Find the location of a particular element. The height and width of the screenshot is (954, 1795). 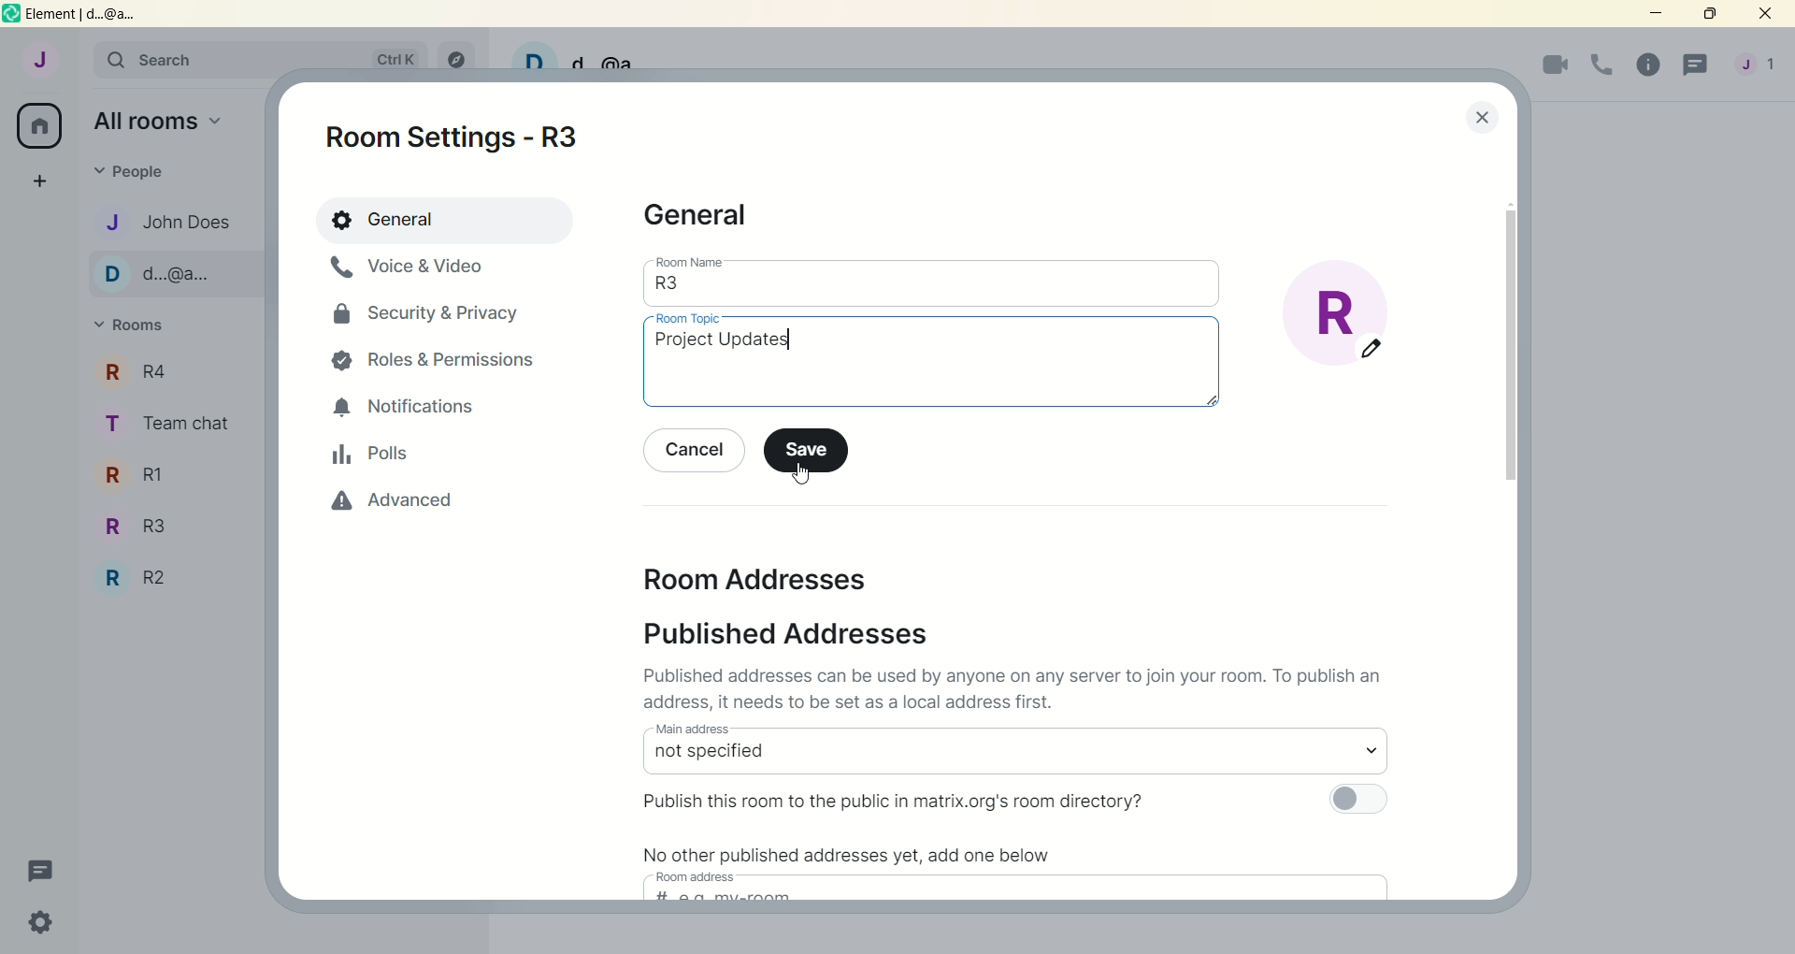

scroll up is located at coordinates (1509, 202).